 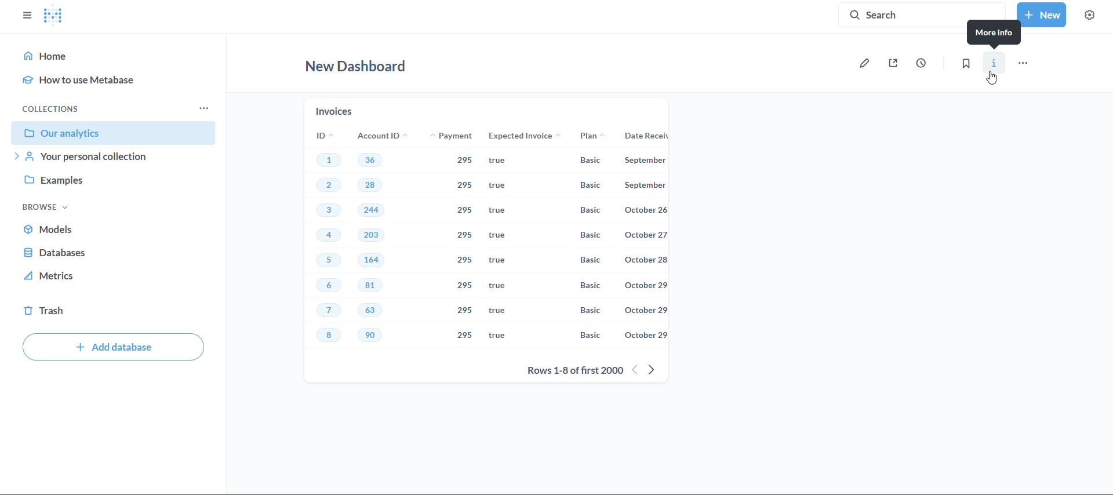 What do you see at coordinates (336, 110) in the screenshot?
I see `invoices` at bounding box center [336, 110].